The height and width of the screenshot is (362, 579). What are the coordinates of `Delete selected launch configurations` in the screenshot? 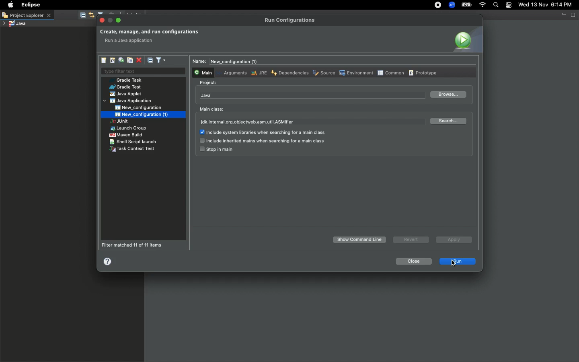 It's located at (139, 61).